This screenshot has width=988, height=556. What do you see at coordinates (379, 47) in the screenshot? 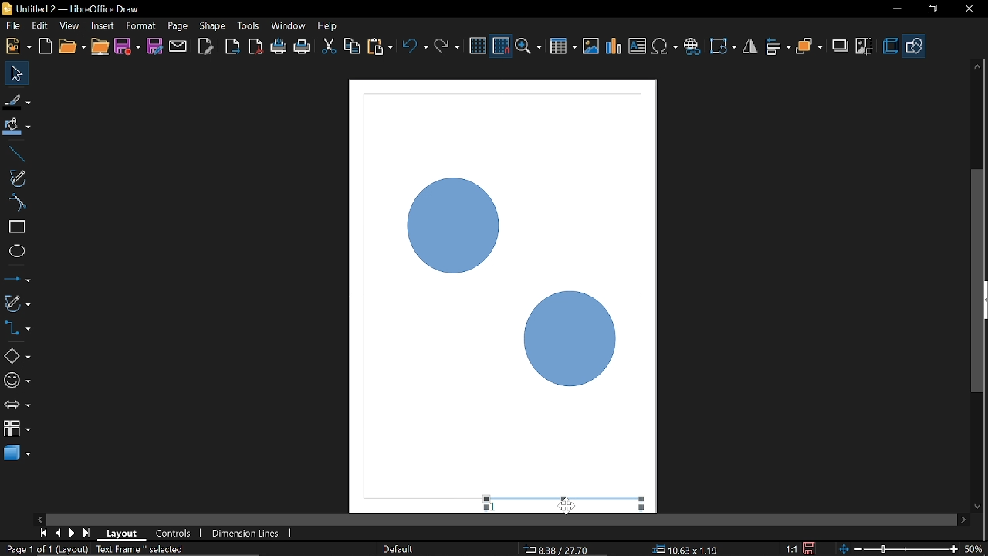
I see `Paste` at bounding box center [379, 47].